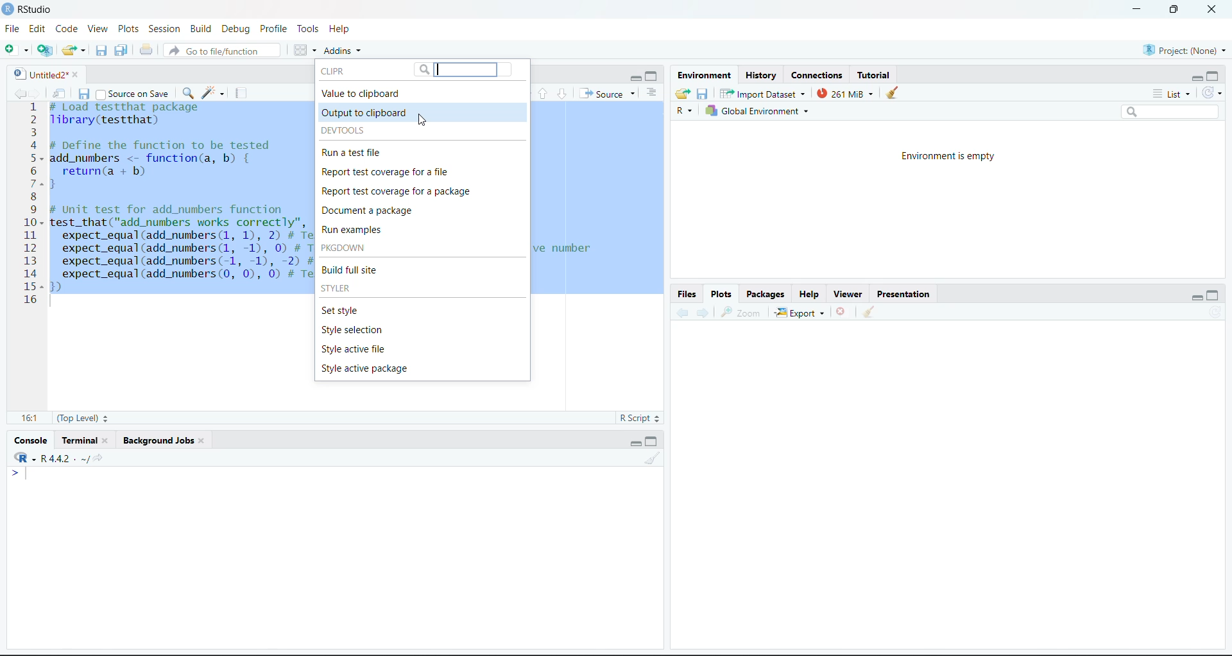 The width and height of the screenshot is (1232, 656). Describe the element at coordinates (73, 50) in the screenshot. I see `Open existing folder` at that location.